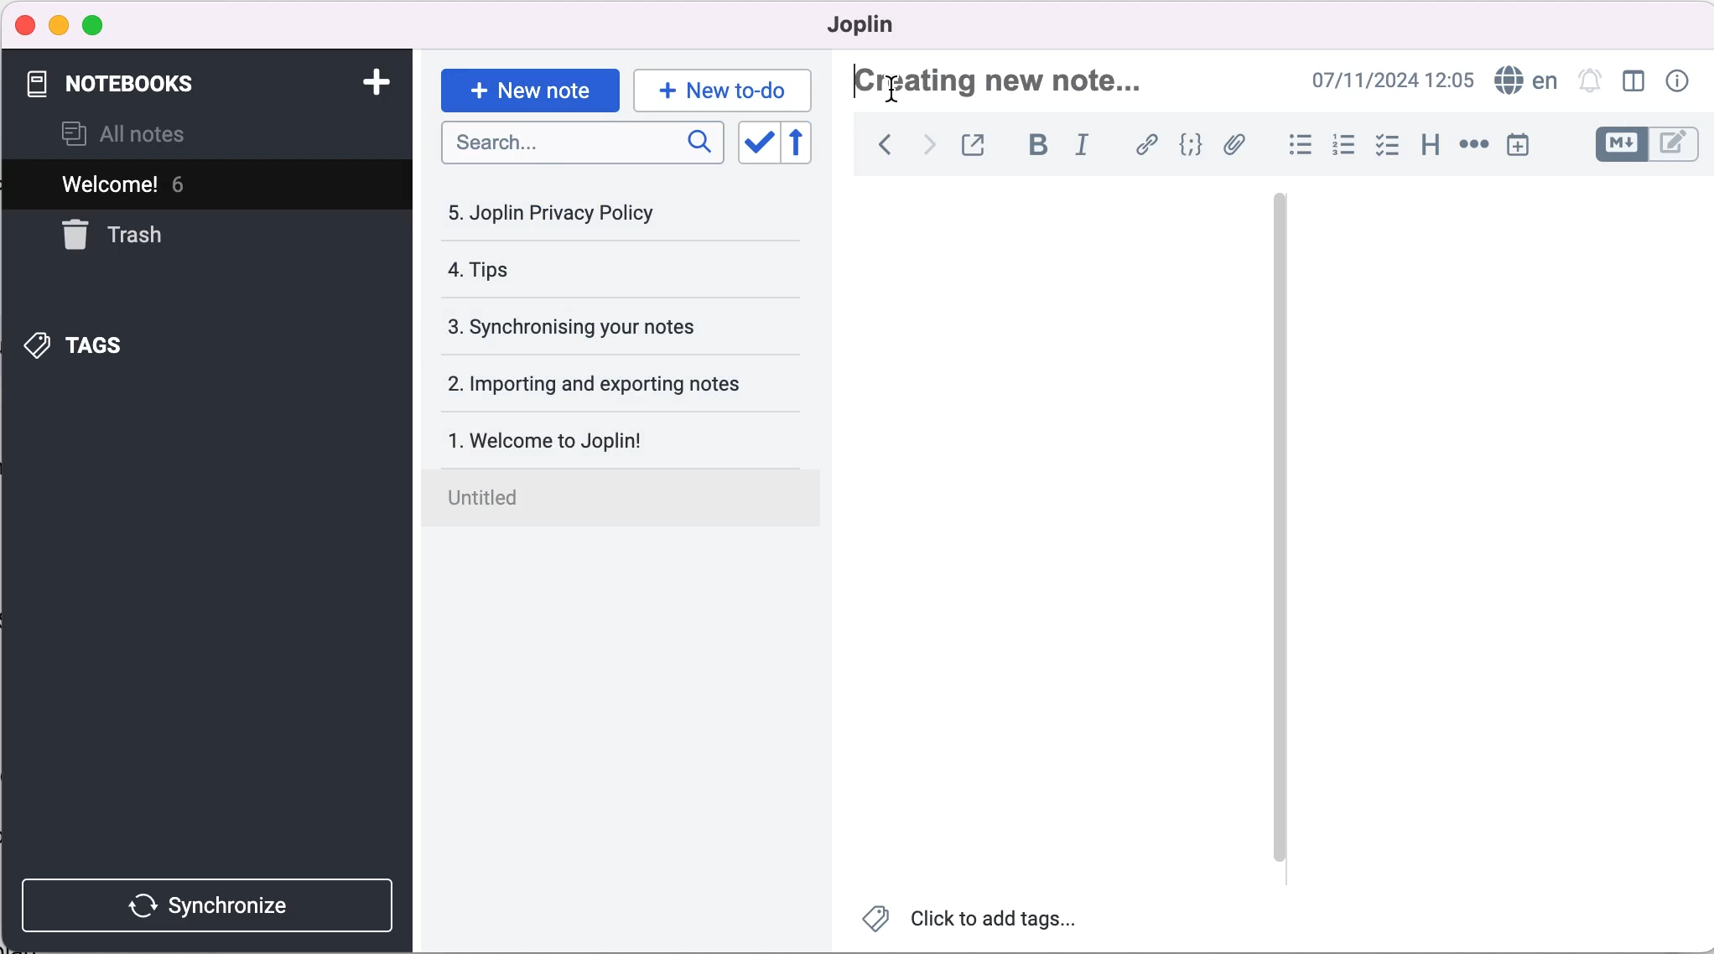 Image resolution: width=1714 pixels, height=954 pixels. What do you see at coordinates (579, 144) in the screenshot?
I see `search` at bounding box center [579, 144].